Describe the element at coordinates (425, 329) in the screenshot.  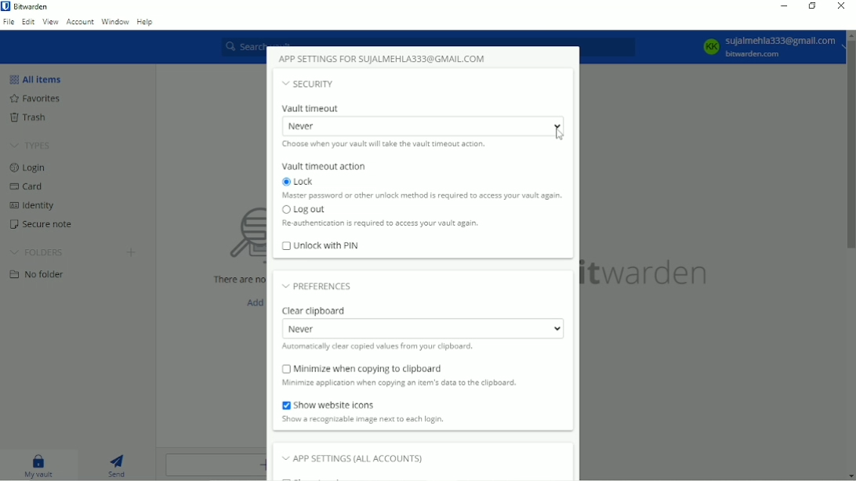
I see `Never` at that location.